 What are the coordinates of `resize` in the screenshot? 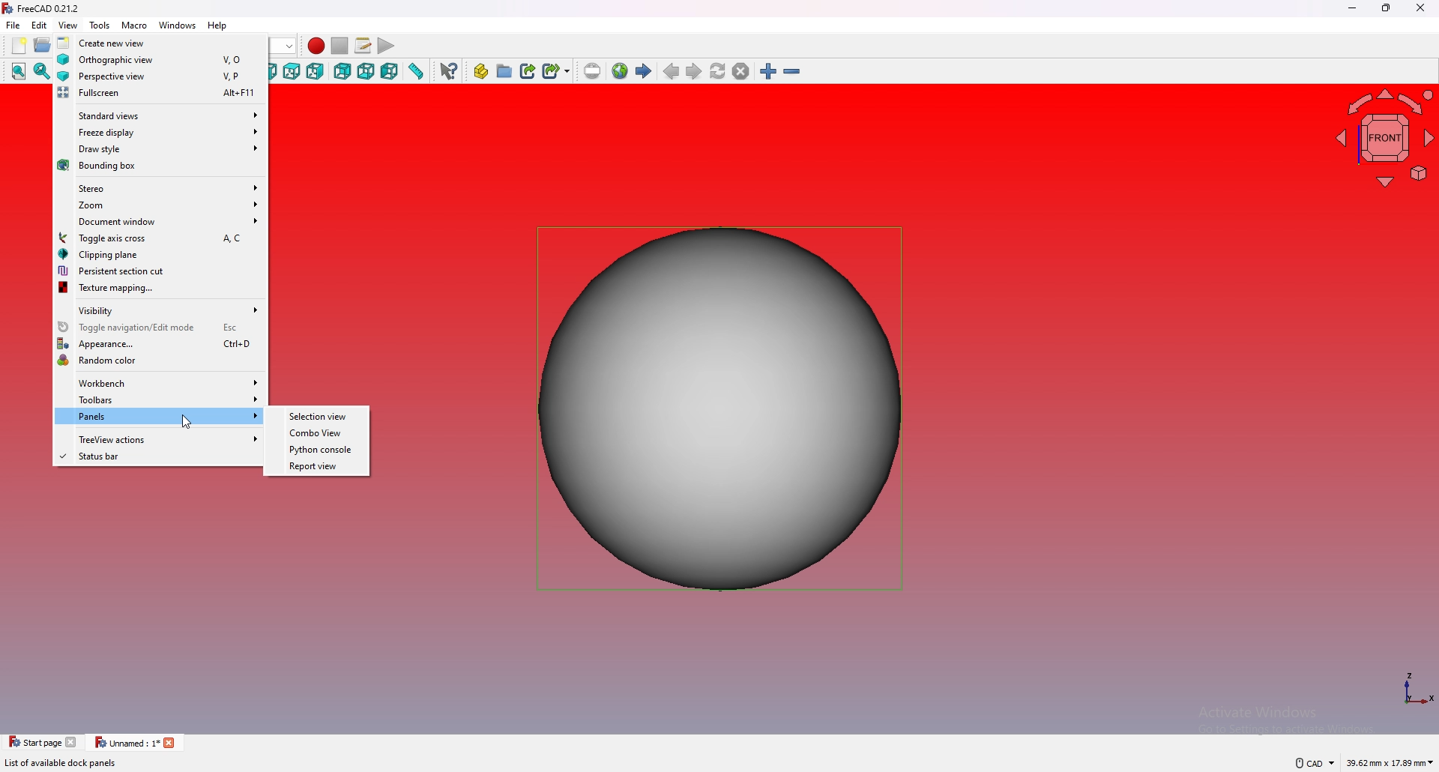 It's located at (1386, 9).